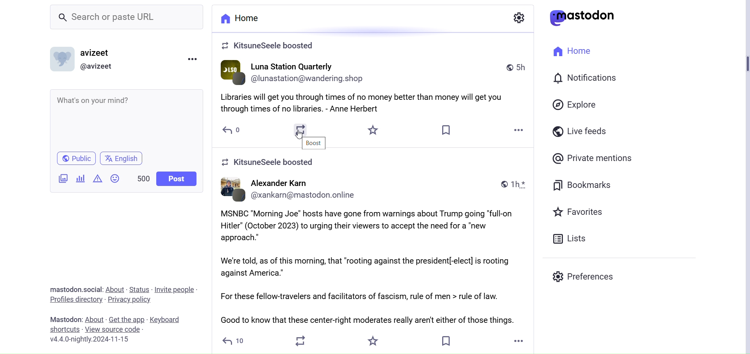 The image size is (750, 354). What do you see at coordinates (65, 329) in the screenshot?
I see `Shortcuts` at bounding box center [65, 329].